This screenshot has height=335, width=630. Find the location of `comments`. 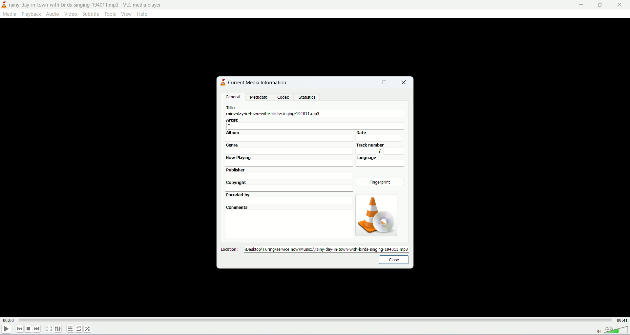

comments is located at coordinates (288, 222).